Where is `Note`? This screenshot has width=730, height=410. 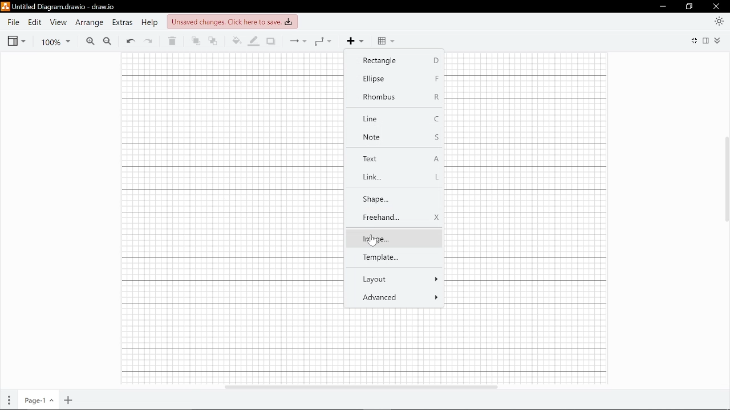
Note is located at coordinates (396, 137).